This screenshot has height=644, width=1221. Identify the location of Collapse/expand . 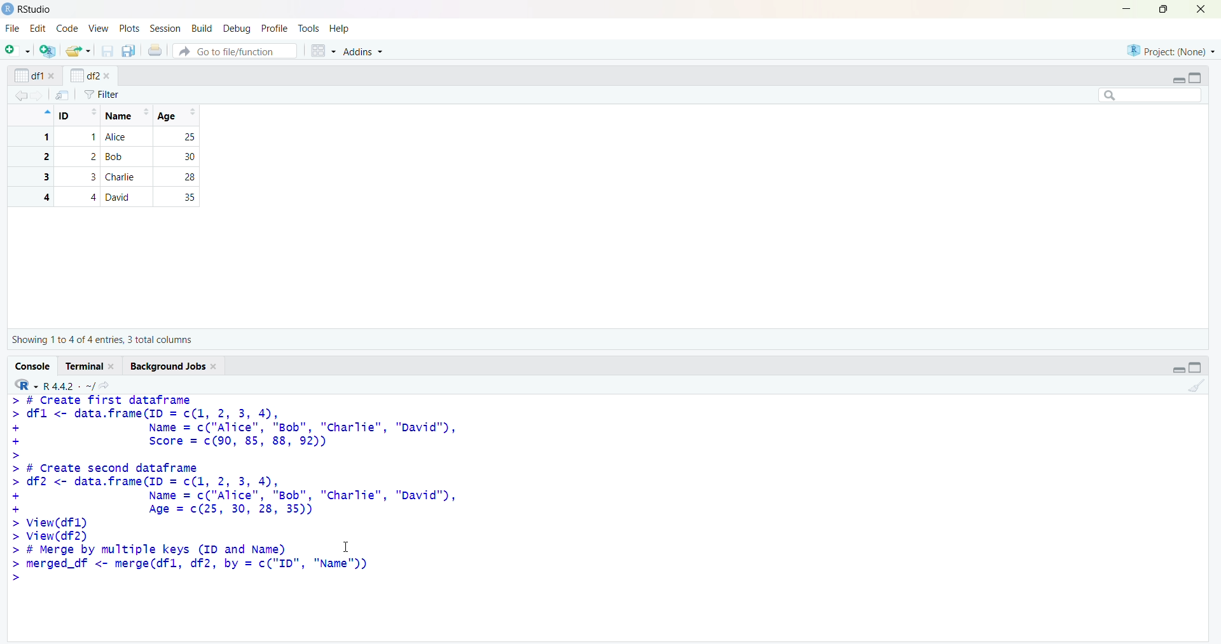
(1178, 370).